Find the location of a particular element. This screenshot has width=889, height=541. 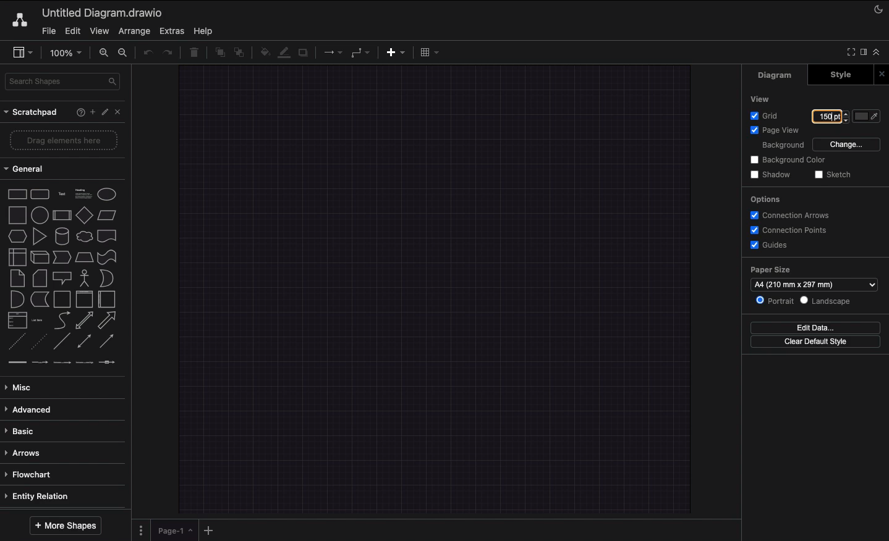

Trash is located at coordinates (194, 54).